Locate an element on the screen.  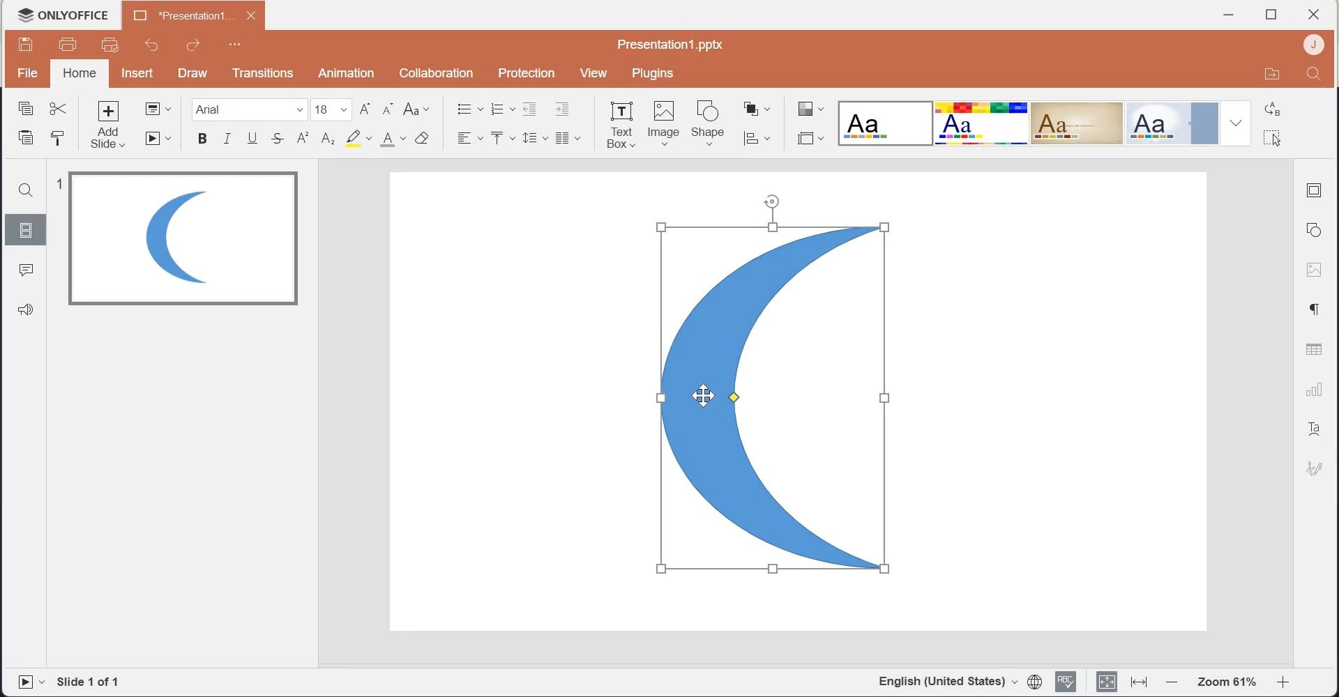
Decrease Indent is located at coordinates (531, 109).